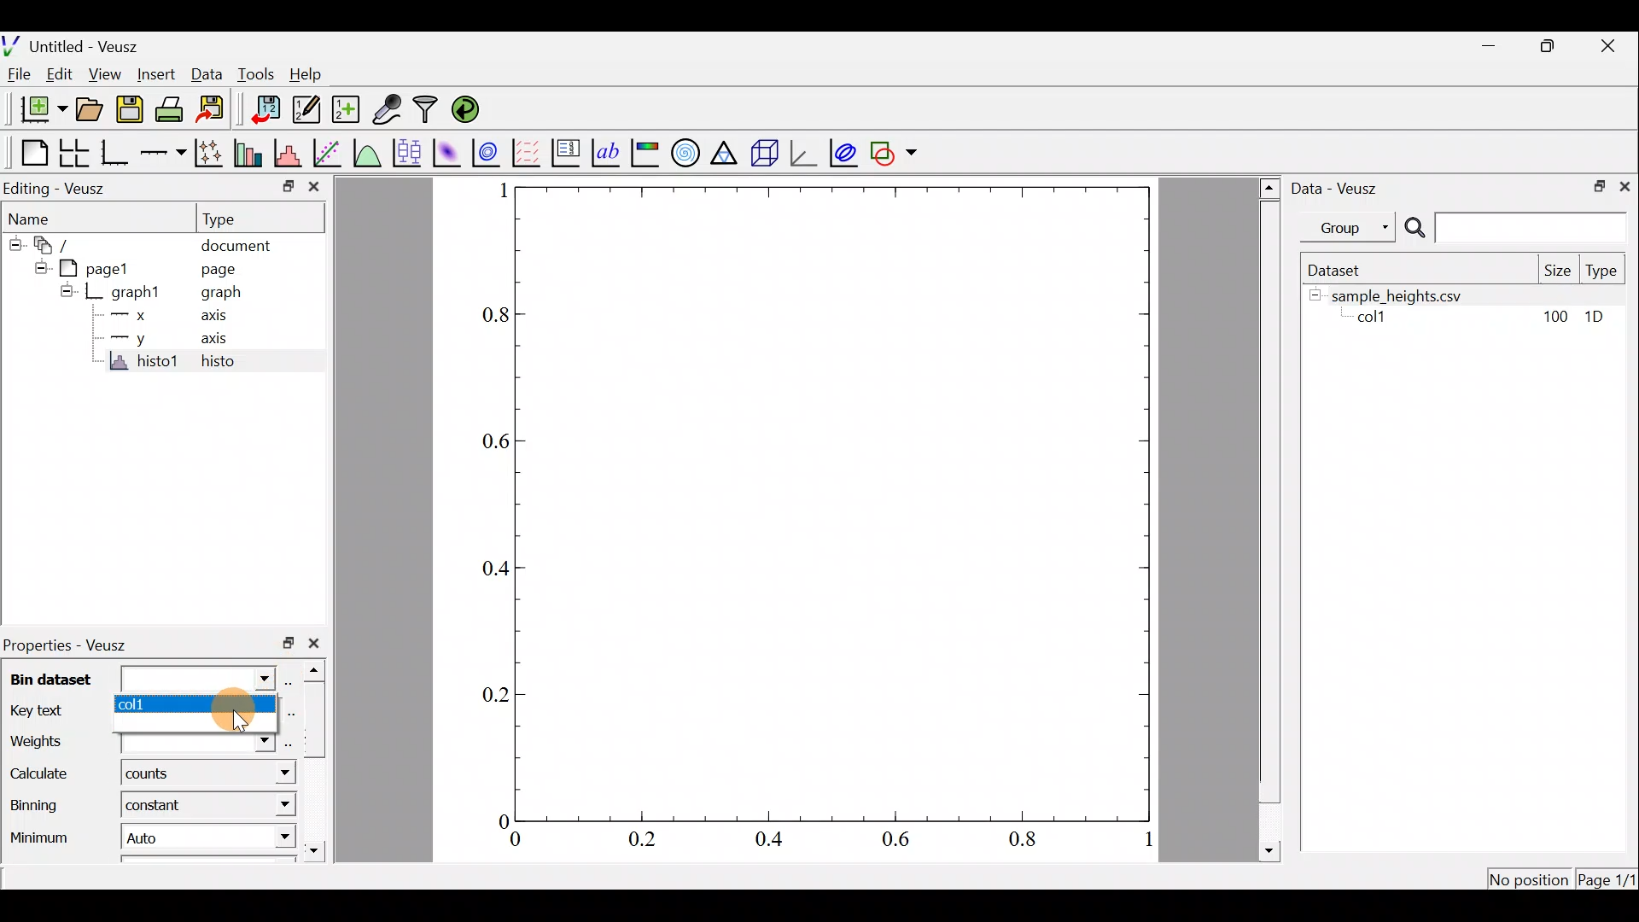 Image resolution: width=1639 pixels, height=922 pixels. I want to click on axis, so click(209, 314).